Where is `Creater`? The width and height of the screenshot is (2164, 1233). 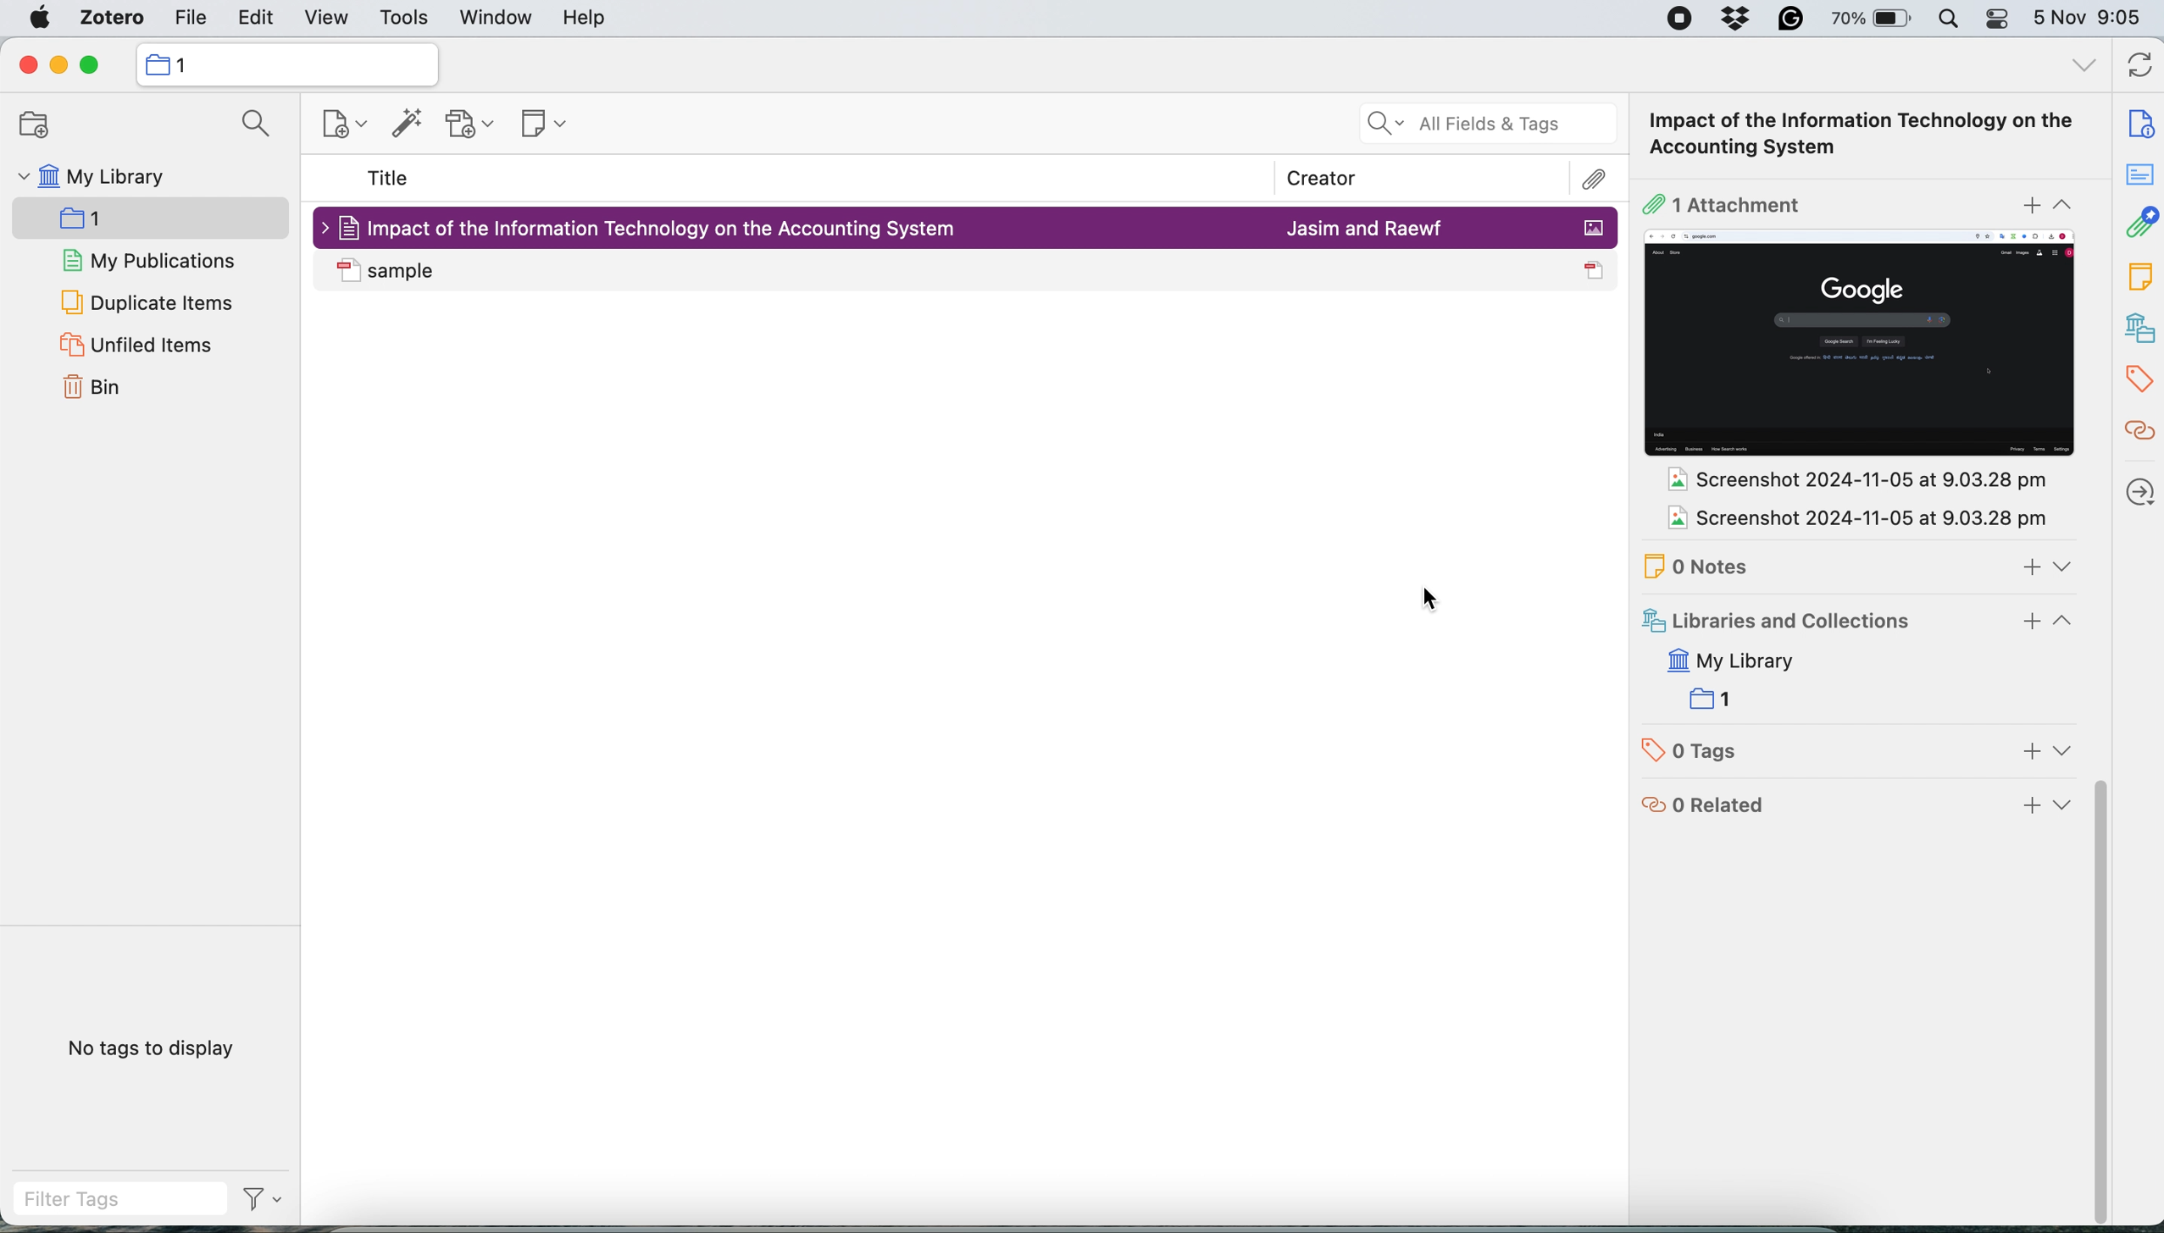
Creater is located at coordinates (1327, 169).